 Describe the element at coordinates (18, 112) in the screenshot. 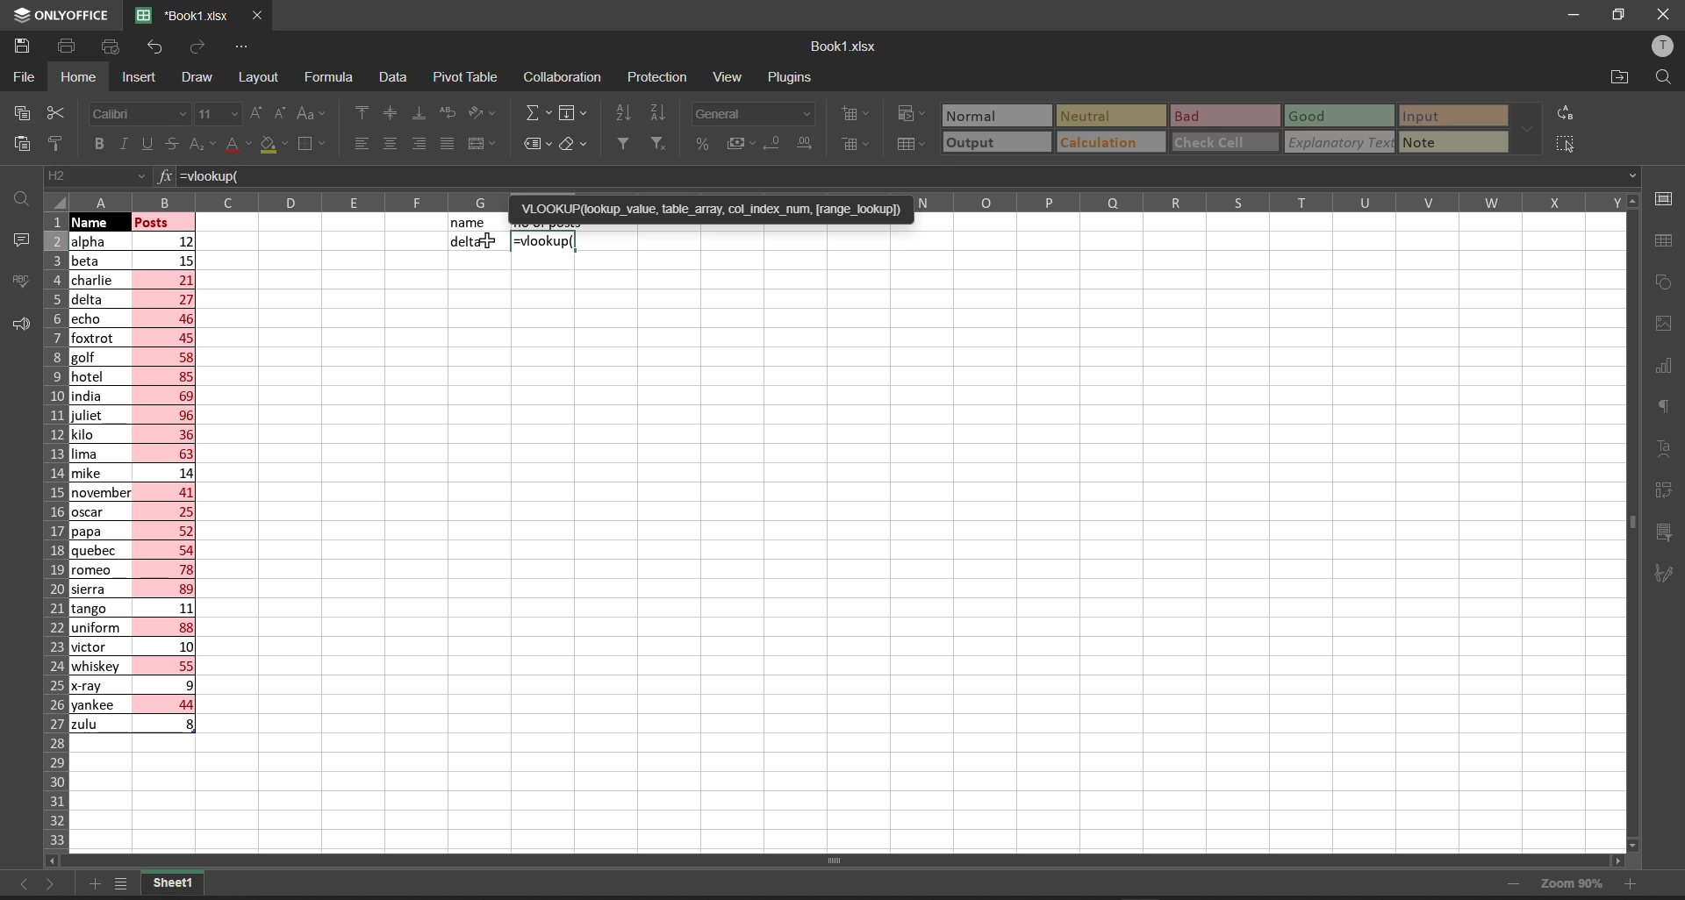

I see `copy` at that location.